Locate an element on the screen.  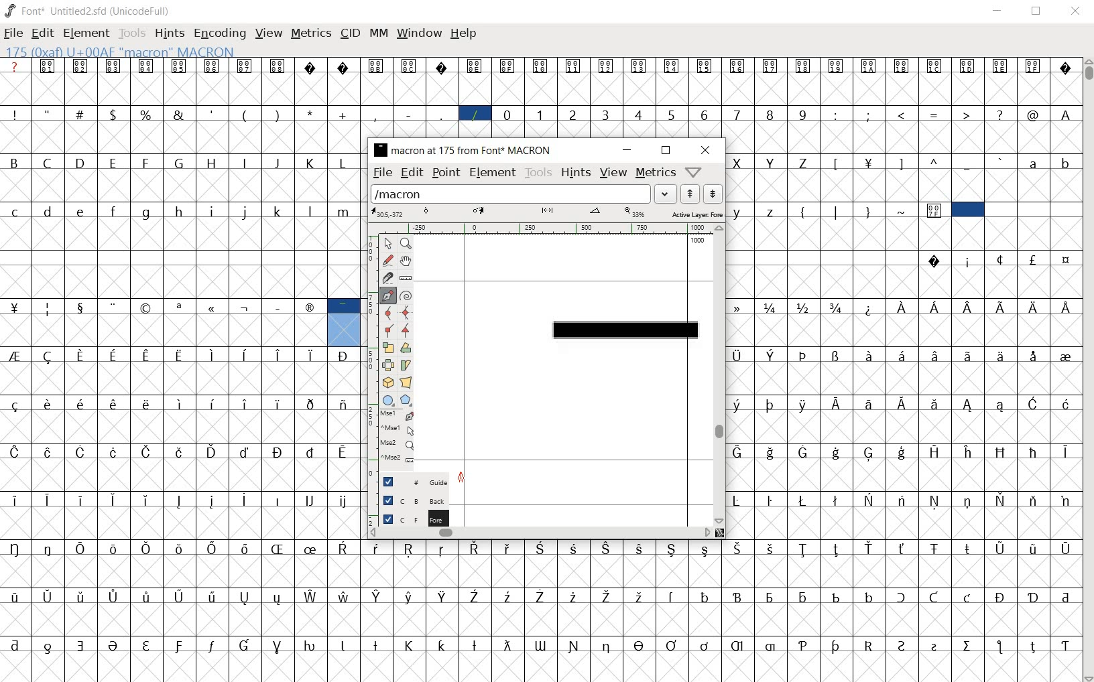
window is located at coordinates (419, 33).